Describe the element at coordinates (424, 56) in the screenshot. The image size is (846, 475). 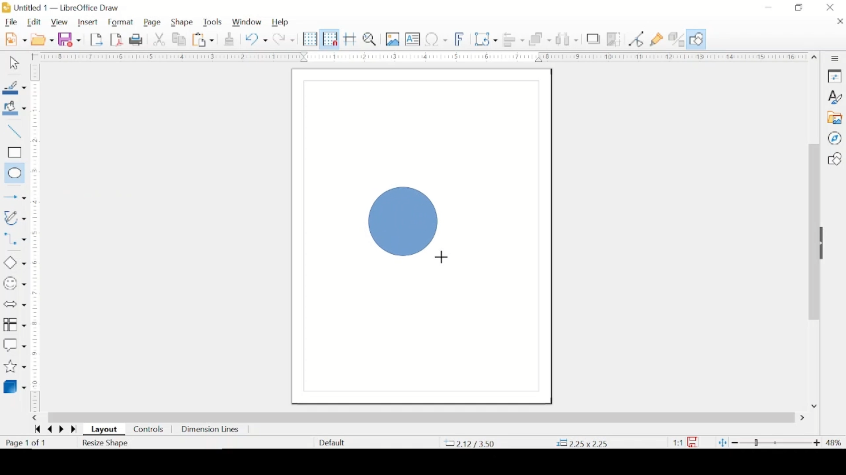
I see `margin` at that location.